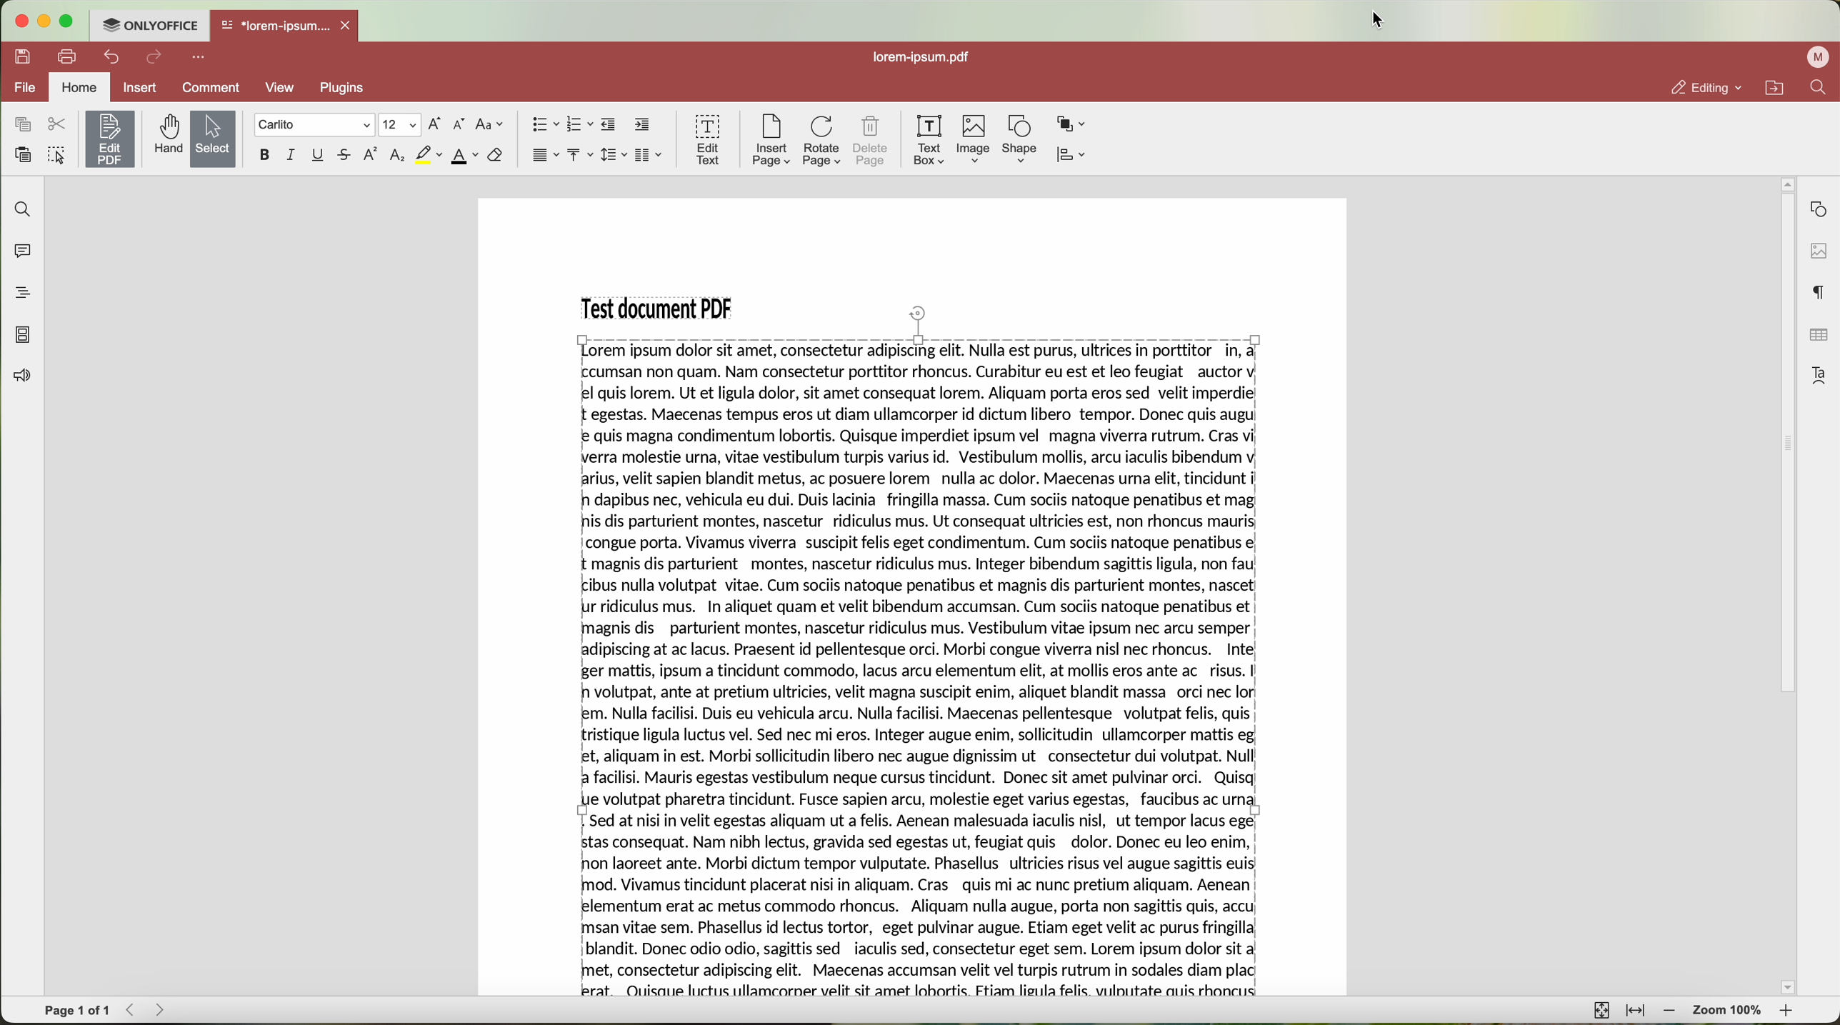 The height and width of the screenshot is (1025, 1840). I want to click on highlight color, so click(429, 155).